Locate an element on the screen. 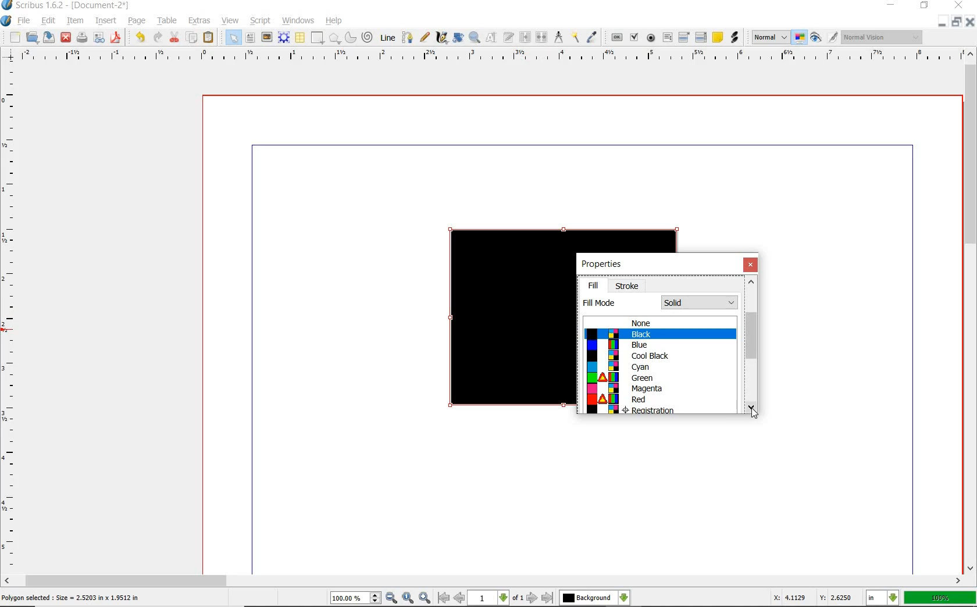 The width and height of the screenshot is (977, 607). redo is located at coordinates (157, 38).